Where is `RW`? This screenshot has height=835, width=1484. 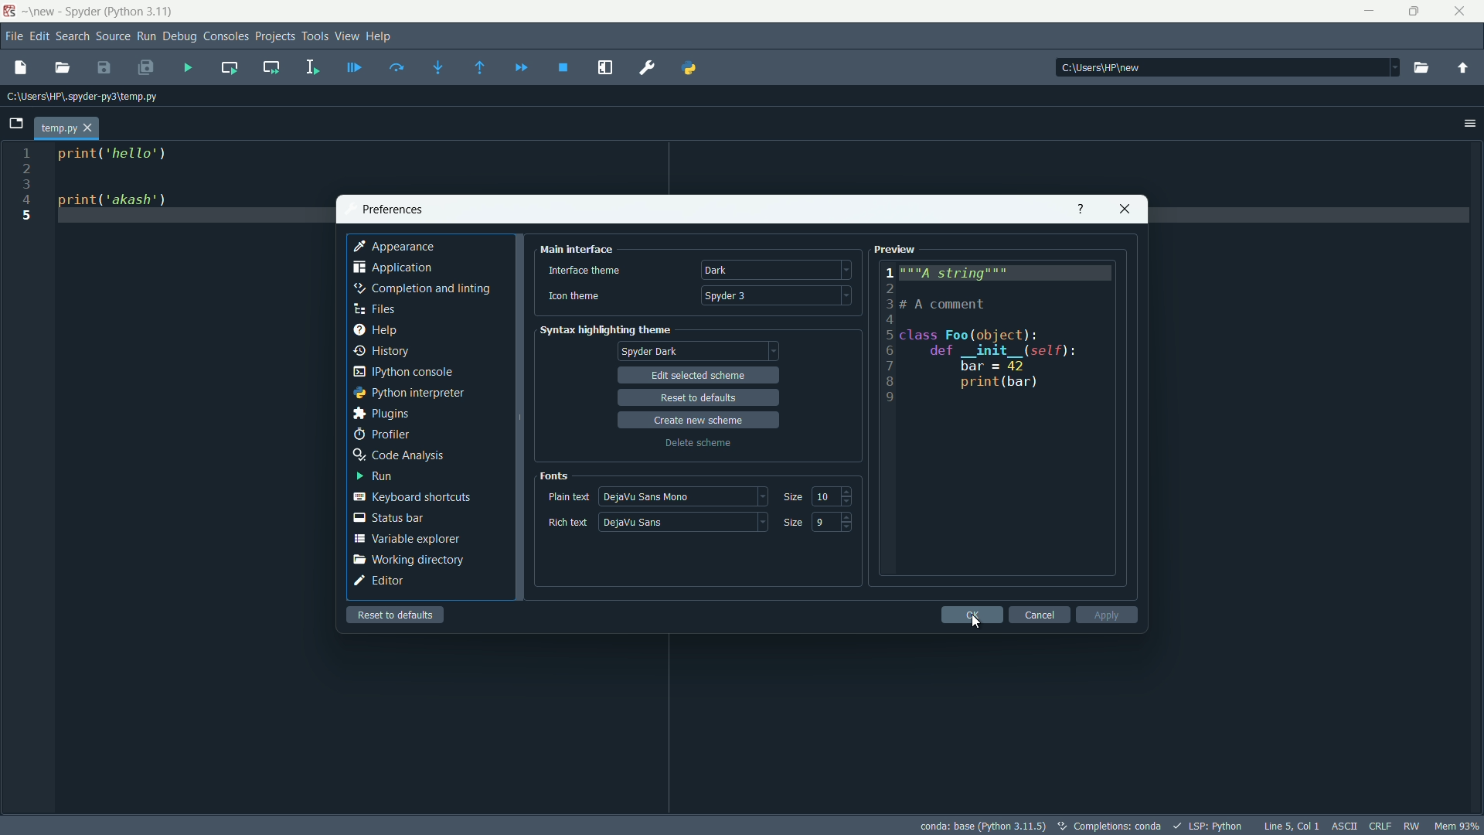
RW is located at coordinates (1411, 826).